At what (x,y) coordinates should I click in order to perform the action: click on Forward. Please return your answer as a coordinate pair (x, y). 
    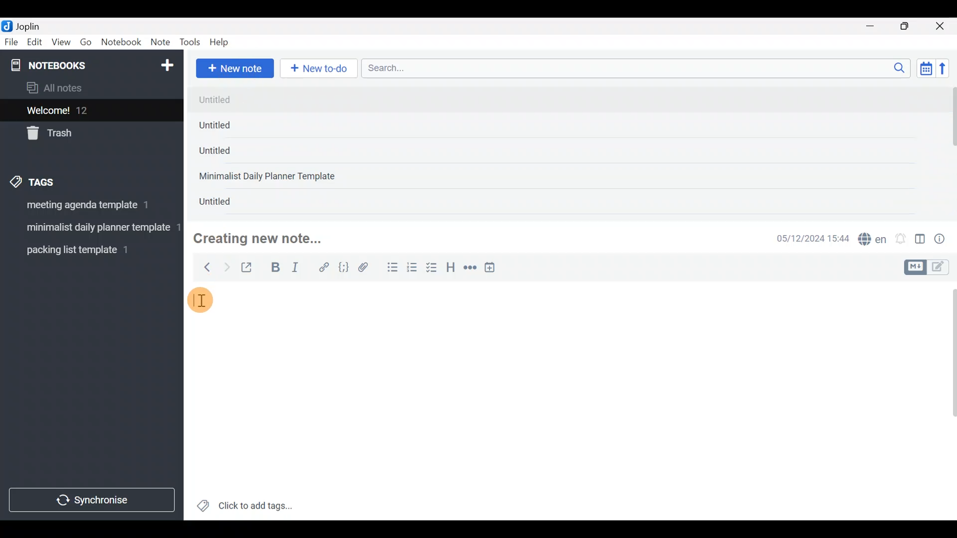
    Looking at the image, I should click on (226, 267).